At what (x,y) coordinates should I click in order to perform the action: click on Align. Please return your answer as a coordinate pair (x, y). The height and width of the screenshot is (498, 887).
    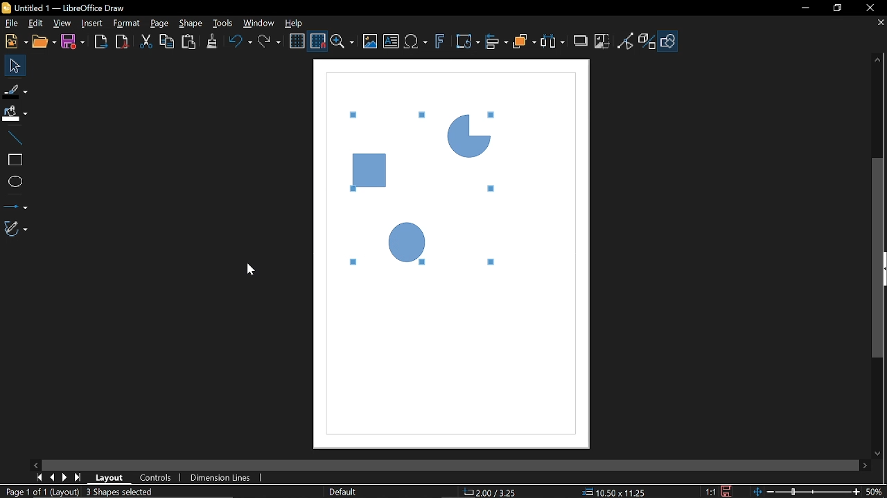
    Looking at the image, I should click on (496, 44).